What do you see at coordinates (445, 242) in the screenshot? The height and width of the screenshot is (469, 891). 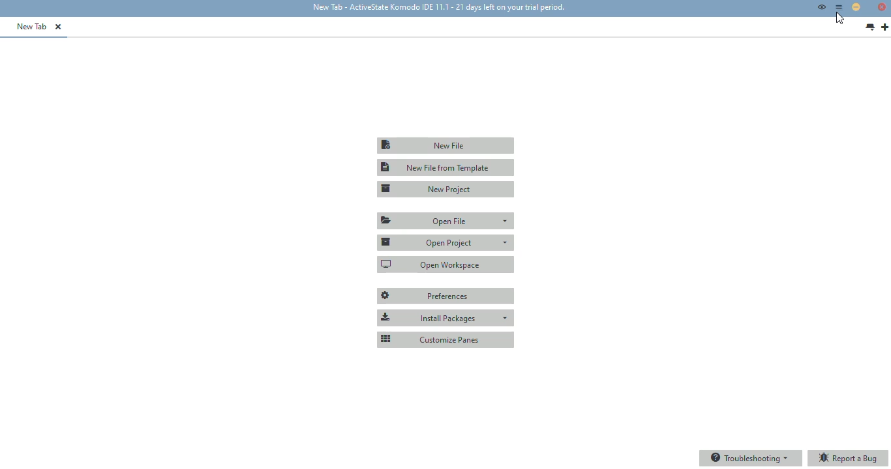 I see `open project` at bounding box center [445, 242].